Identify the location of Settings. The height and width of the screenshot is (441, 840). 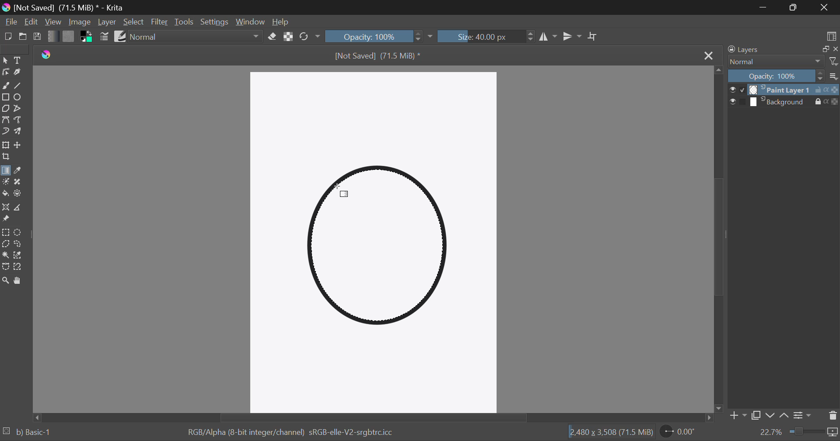
(213, 21).